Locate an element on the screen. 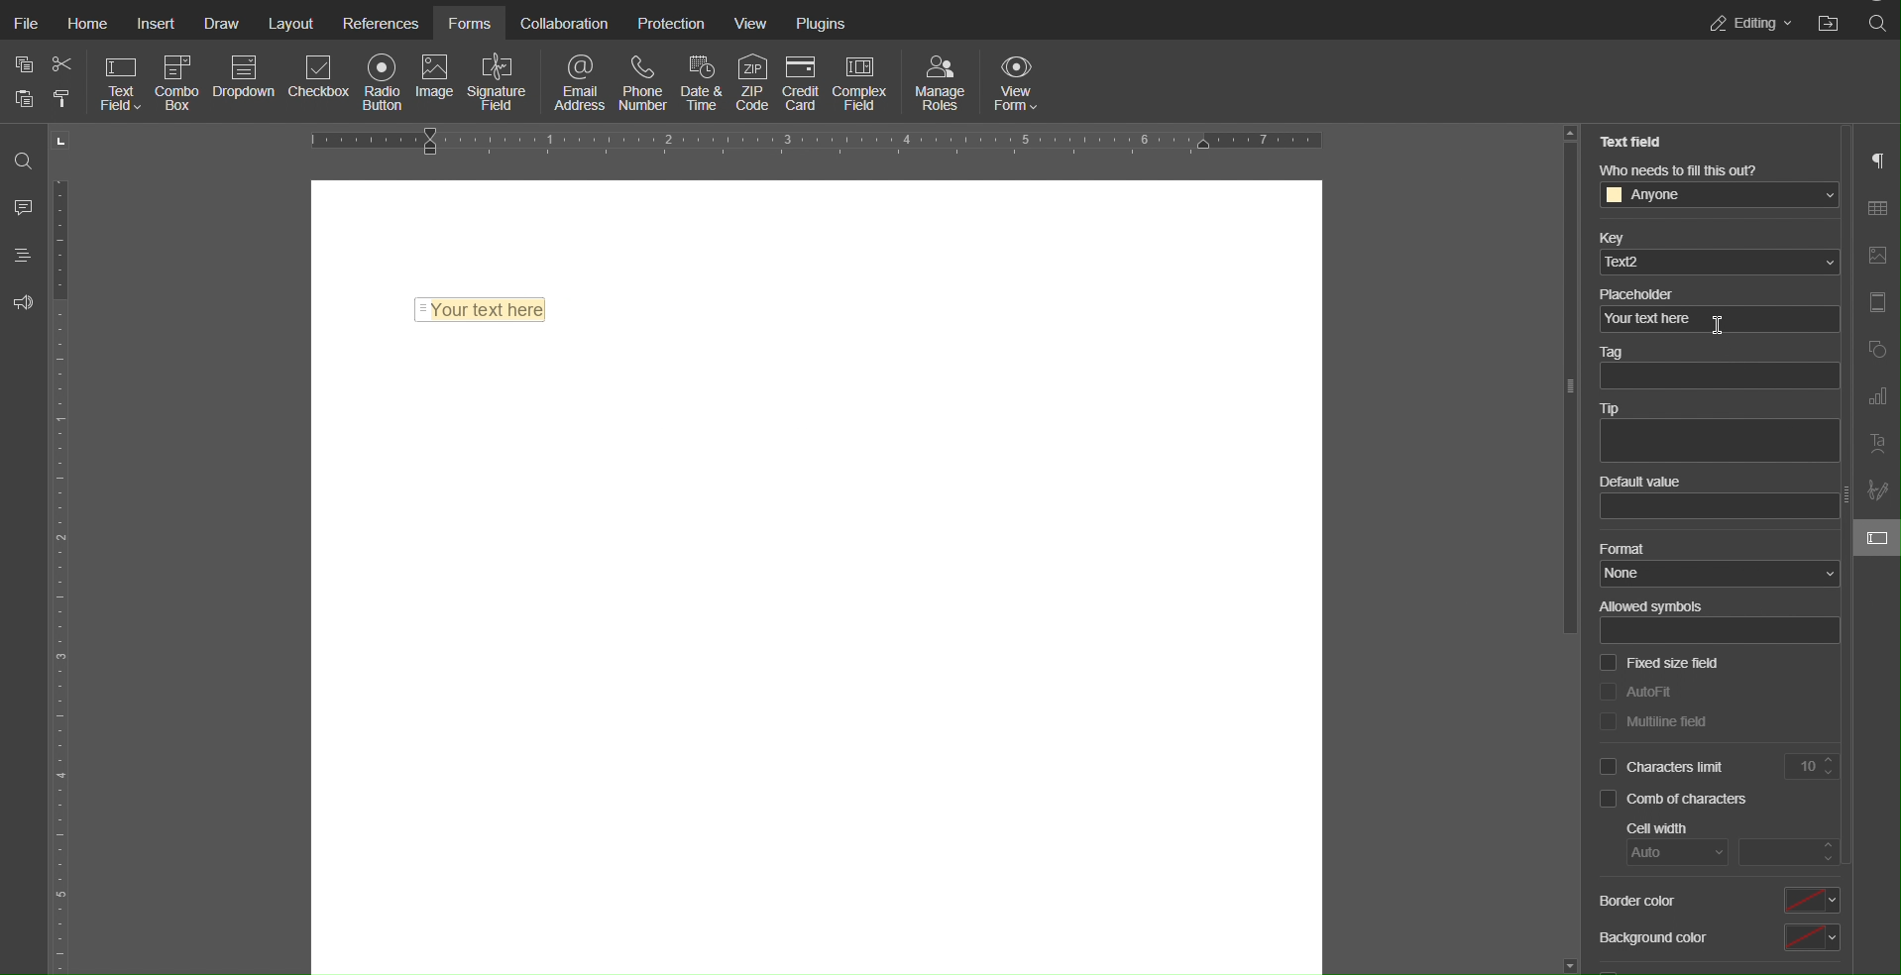  Signature is located at coordinates (1875, 490).